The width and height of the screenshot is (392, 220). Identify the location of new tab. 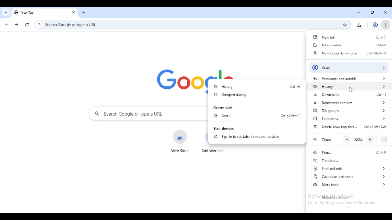
(324, 37).